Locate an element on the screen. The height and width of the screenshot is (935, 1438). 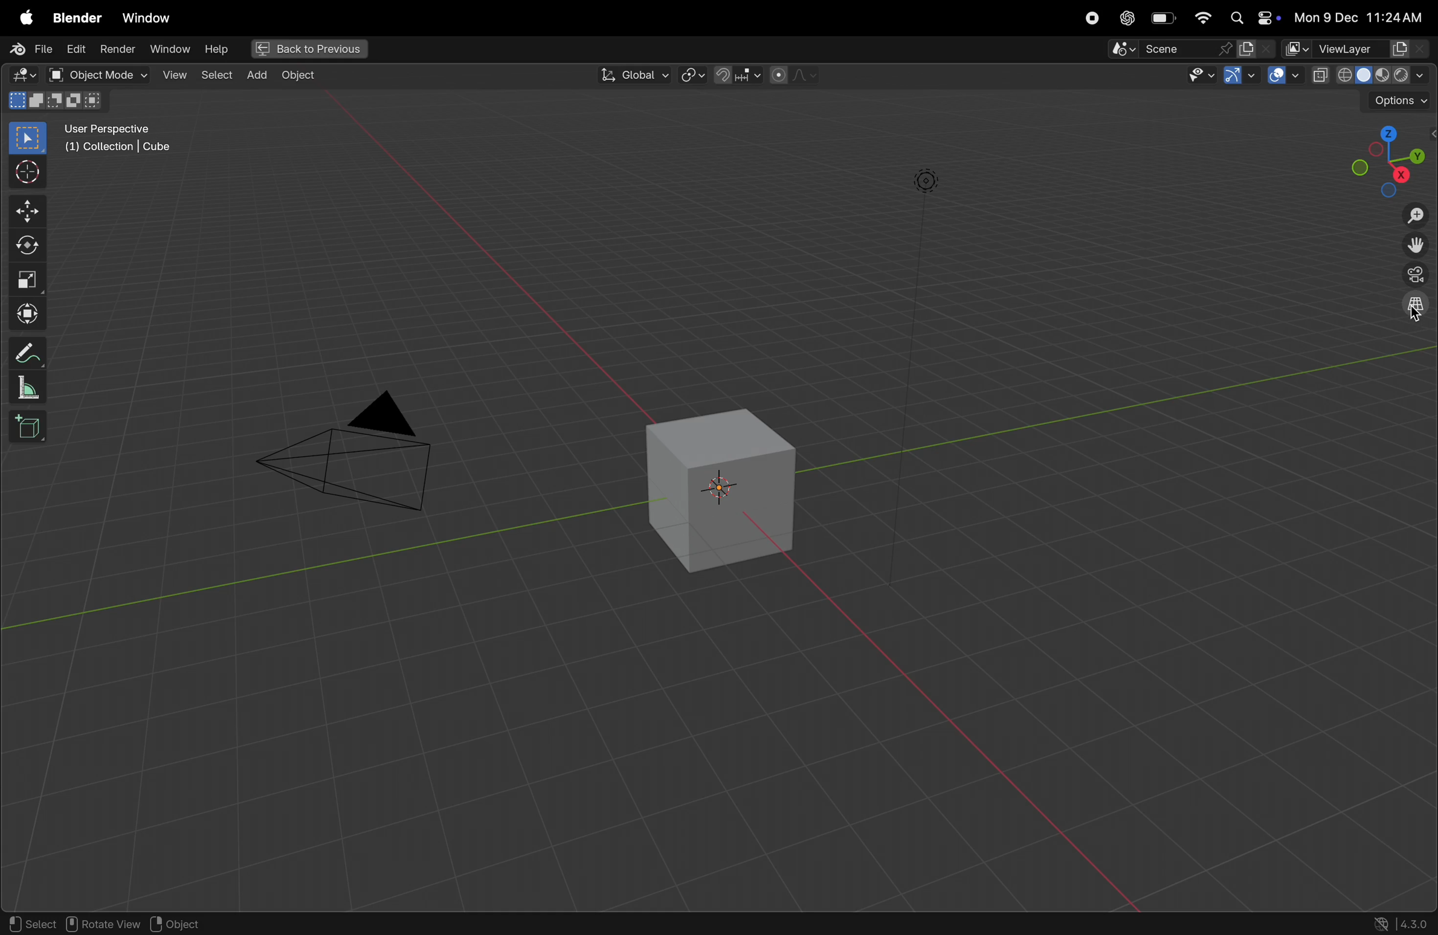
date and time is located at coordinates (1363, 14).